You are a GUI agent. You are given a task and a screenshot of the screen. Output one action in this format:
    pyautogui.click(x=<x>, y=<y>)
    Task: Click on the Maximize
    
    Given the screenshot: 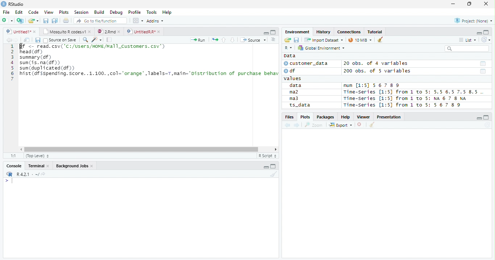 What is the action you would take?
    pyautogui.click(x=487, y=117)
    